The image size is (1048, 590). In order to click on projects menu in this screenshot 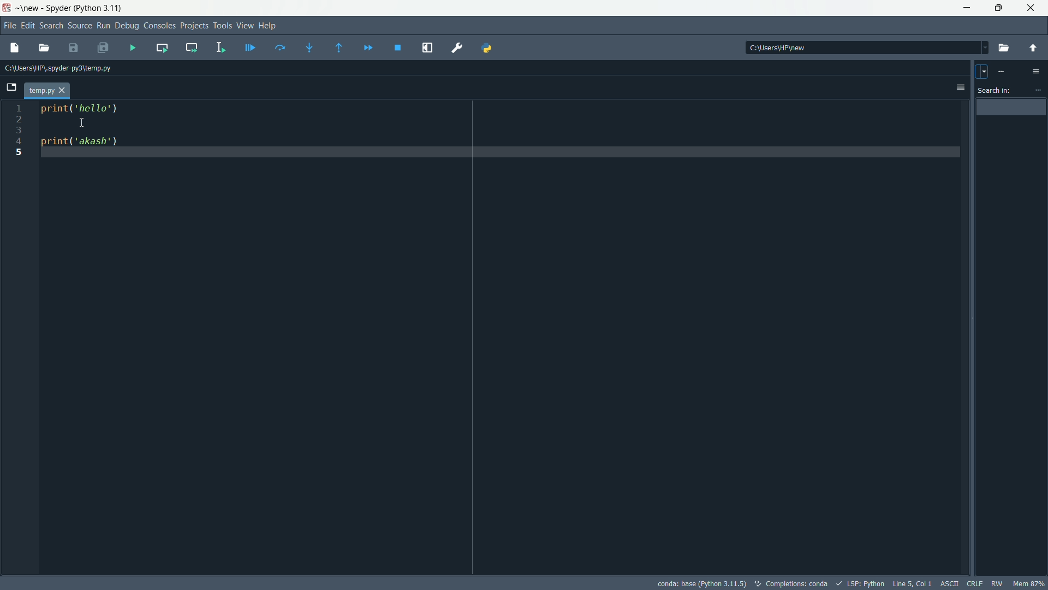, I will do `click(194, 26)`.